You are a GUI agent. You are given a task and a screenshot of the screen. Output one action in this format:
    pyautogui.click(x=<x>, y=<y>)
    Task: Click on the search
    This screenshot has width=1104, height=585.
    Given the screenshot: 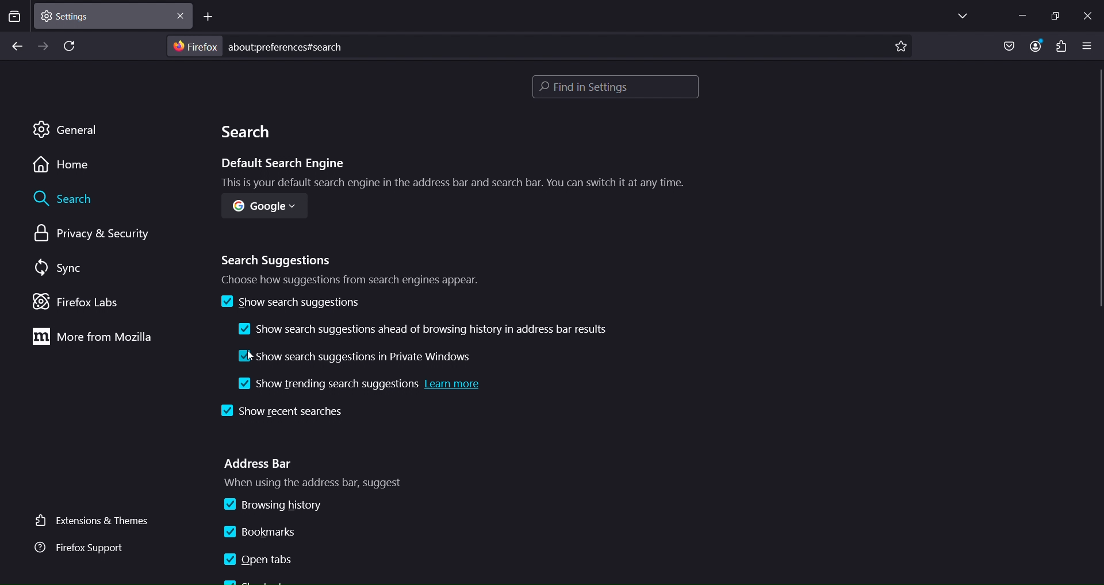 What is the action you would take?
    pyautogui.click(x=66, y=200)
    